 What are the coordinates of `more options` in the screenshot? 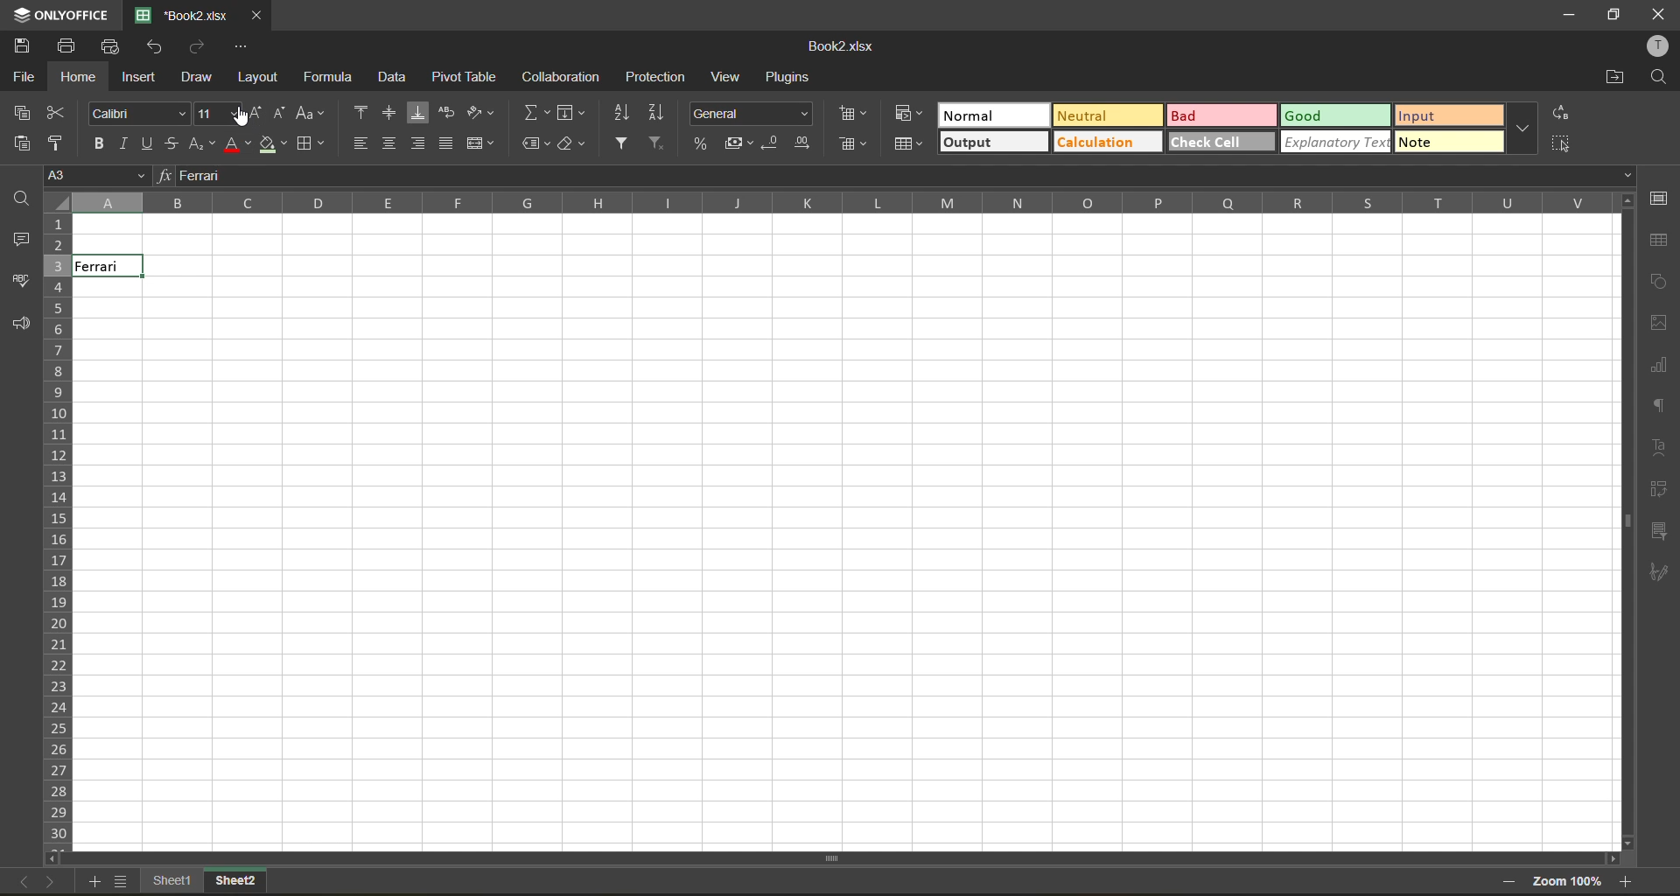 It's located at (1522, 126).